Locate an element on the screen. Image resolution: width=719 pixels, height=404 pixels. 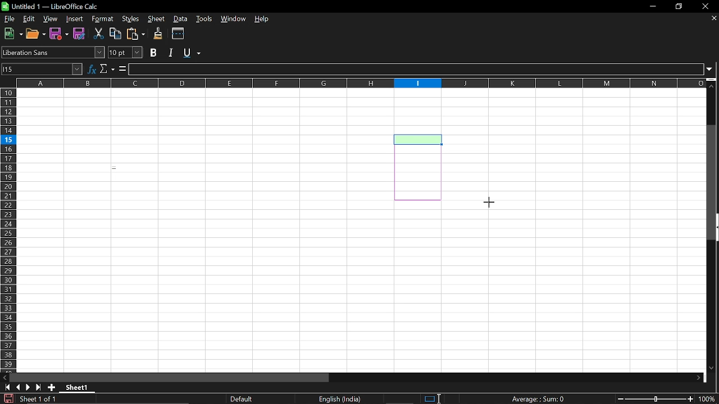
Format is located at coordinates (102, 19).